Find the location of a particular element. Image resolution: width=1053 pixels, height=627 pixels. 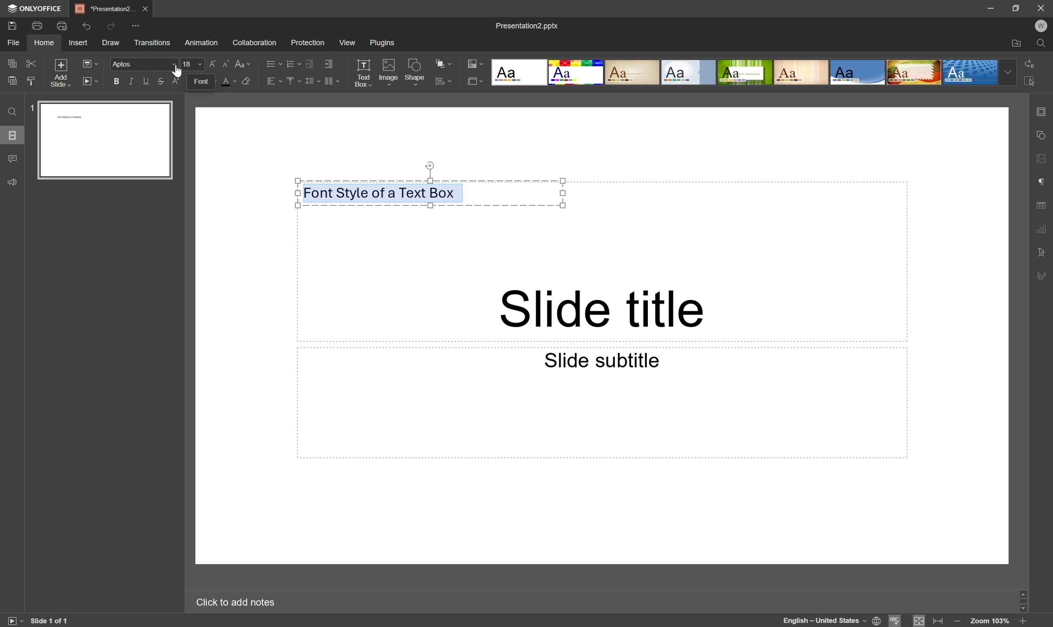

Replace is located at coordinates (1029, 65).